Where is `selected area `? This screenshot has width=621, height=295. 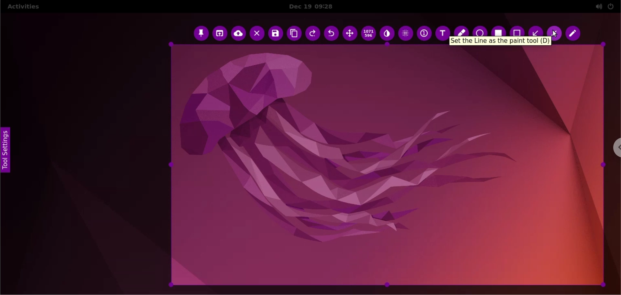 selected area  is located at coordinates (387, 165).